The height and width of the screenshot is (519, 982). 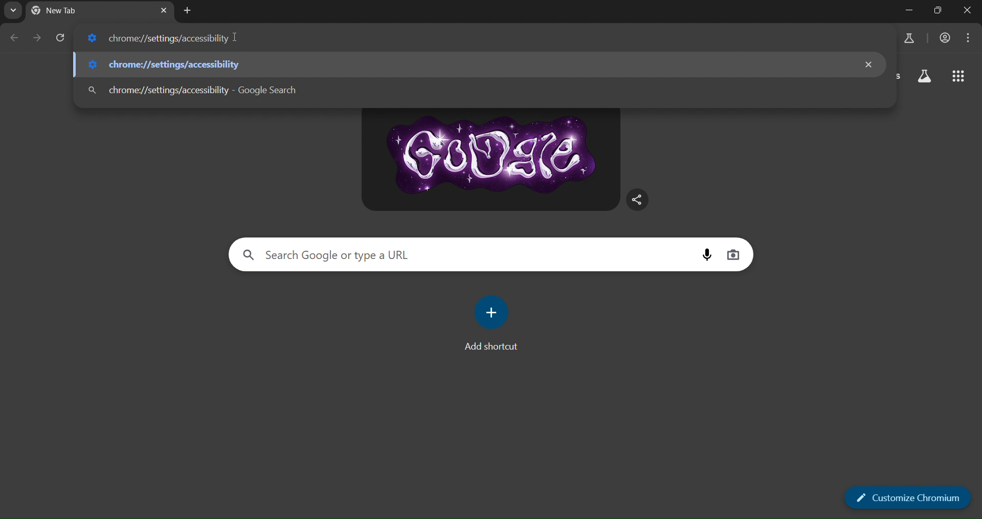 What do you see at coordinates (964, 14) in the screenshot?
I see `close` at bounding box center [964, 14].